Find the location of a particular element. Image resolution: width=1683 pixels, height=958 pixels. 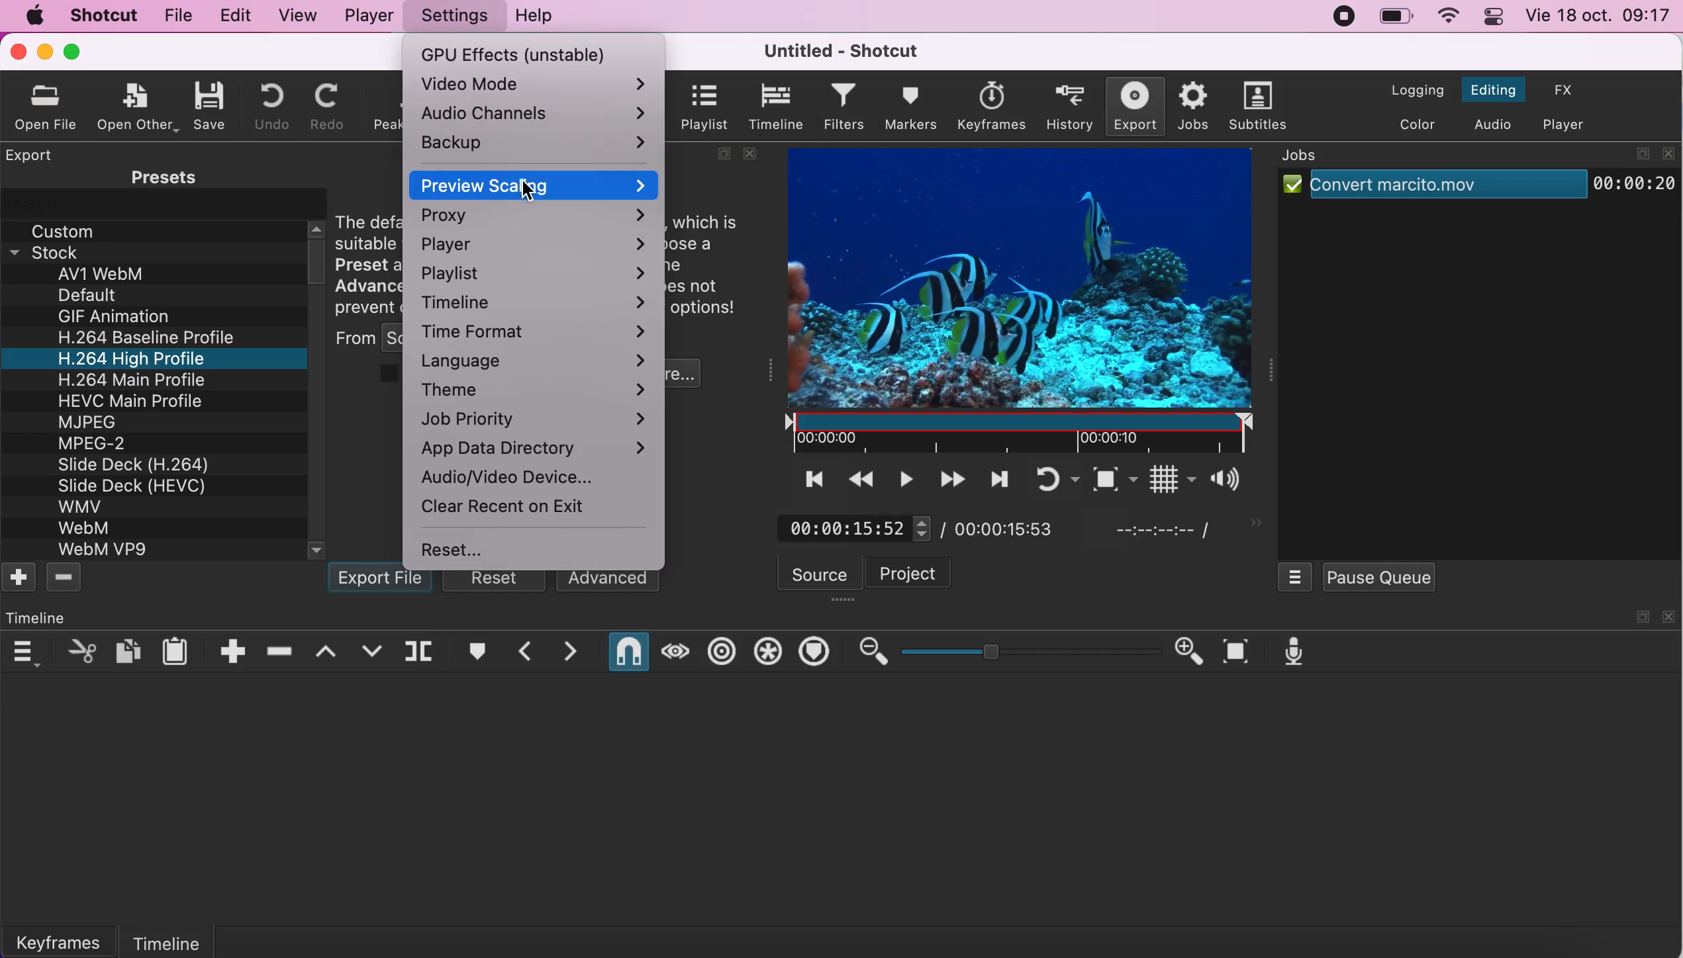

record audio is located at coordinates (1292, 652).